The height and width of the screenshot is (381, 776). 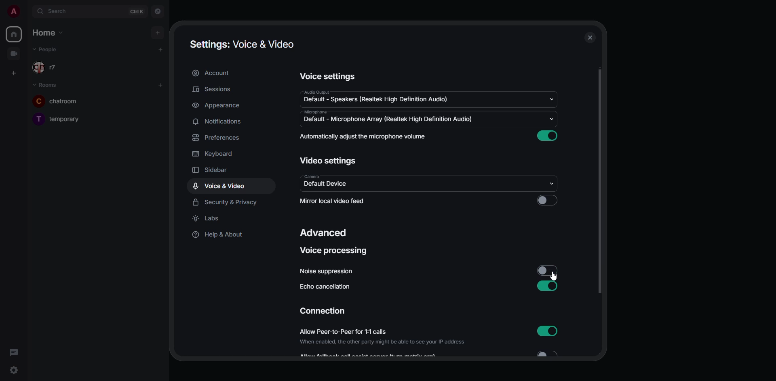 I want to click on settings voice & video, so click(x=242, y=45).